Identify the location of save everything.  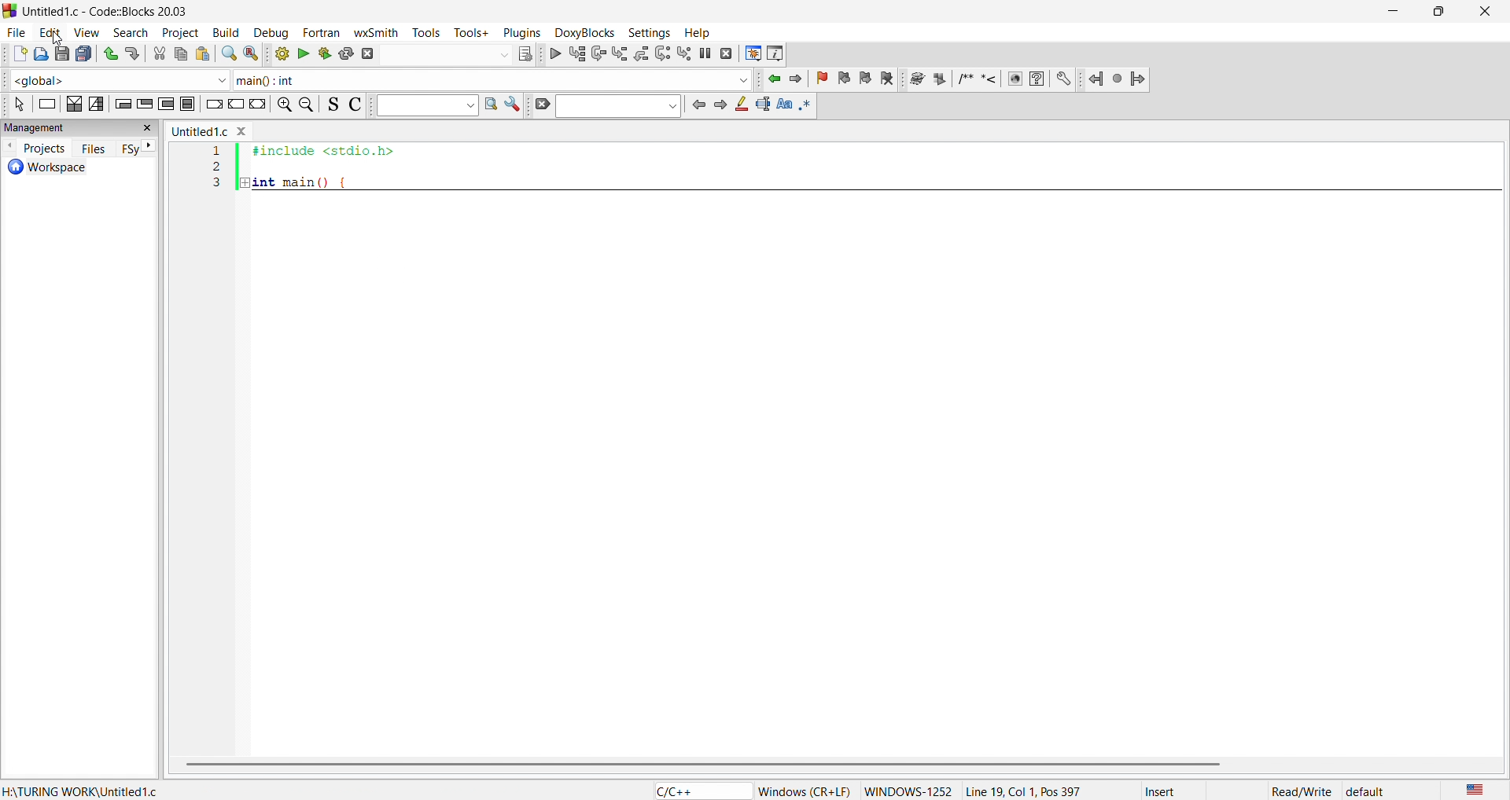
(85, 53).